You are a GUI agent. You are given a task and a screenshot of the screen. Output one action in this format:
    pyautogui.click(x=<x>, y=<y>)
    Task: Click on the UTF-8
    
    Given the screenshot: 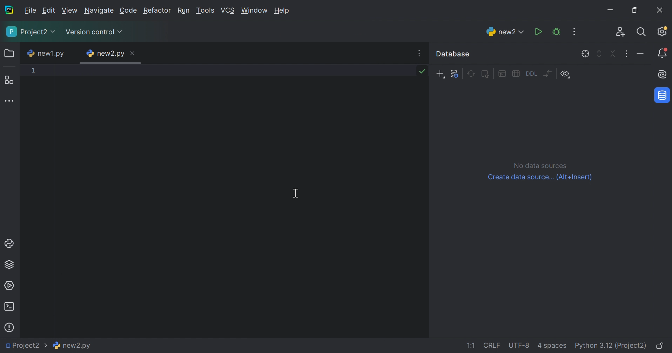 What is the action you would take?
    pyautogui.click(x=519, y=345)
    